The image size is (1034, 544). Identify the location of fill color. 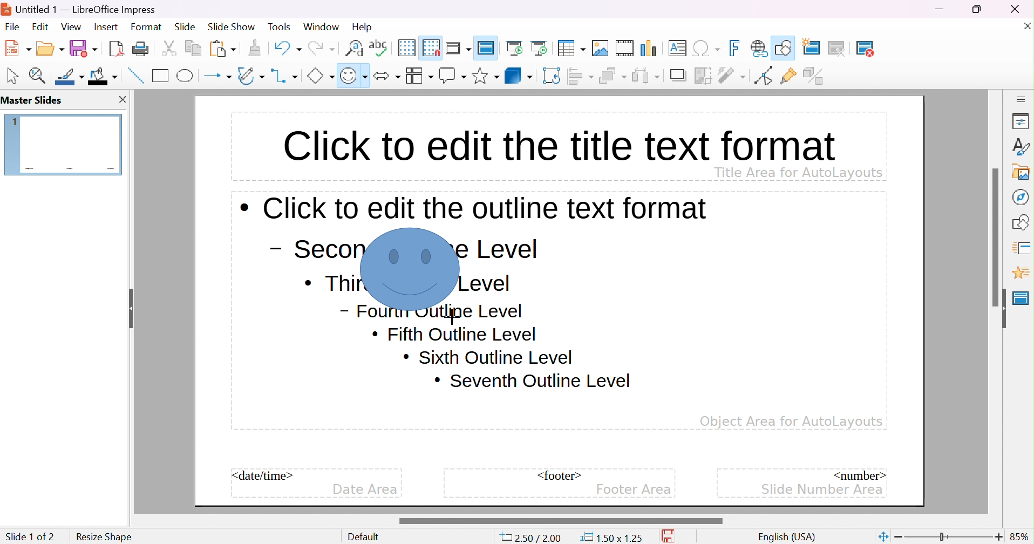
(103, 76).